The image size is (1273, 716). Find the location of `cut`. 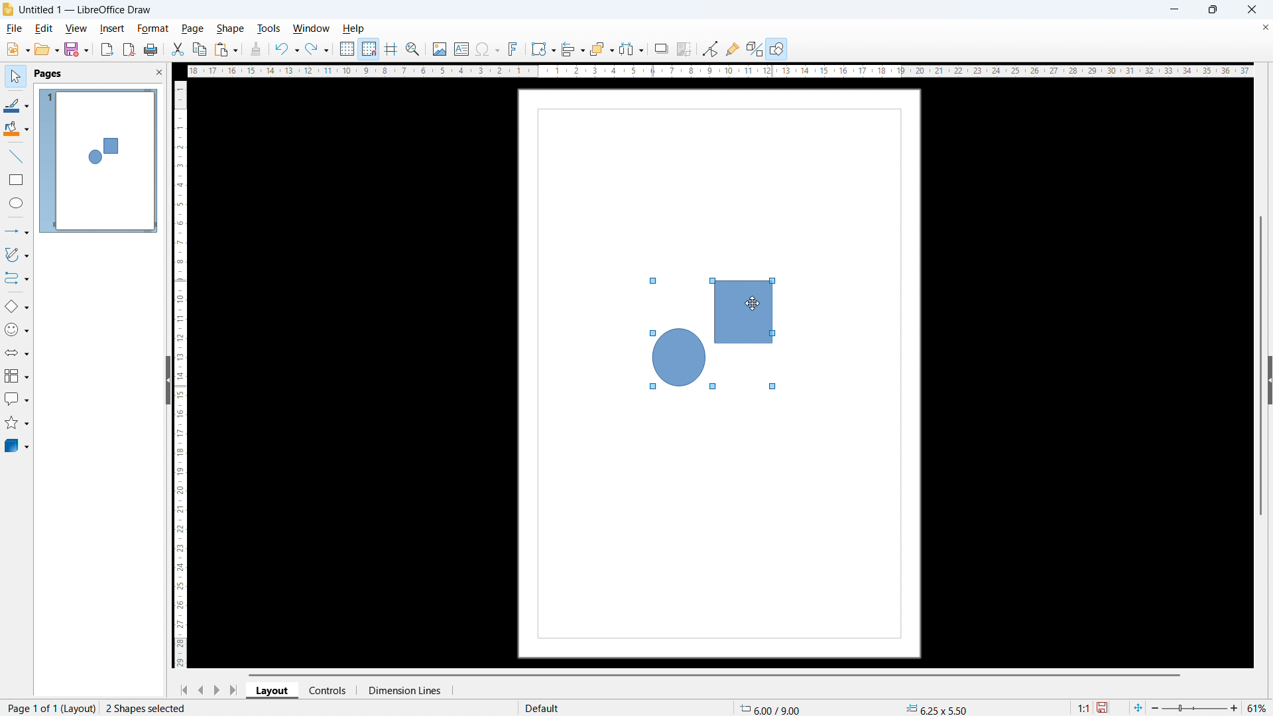

cut is located at coordinates (178, 50).